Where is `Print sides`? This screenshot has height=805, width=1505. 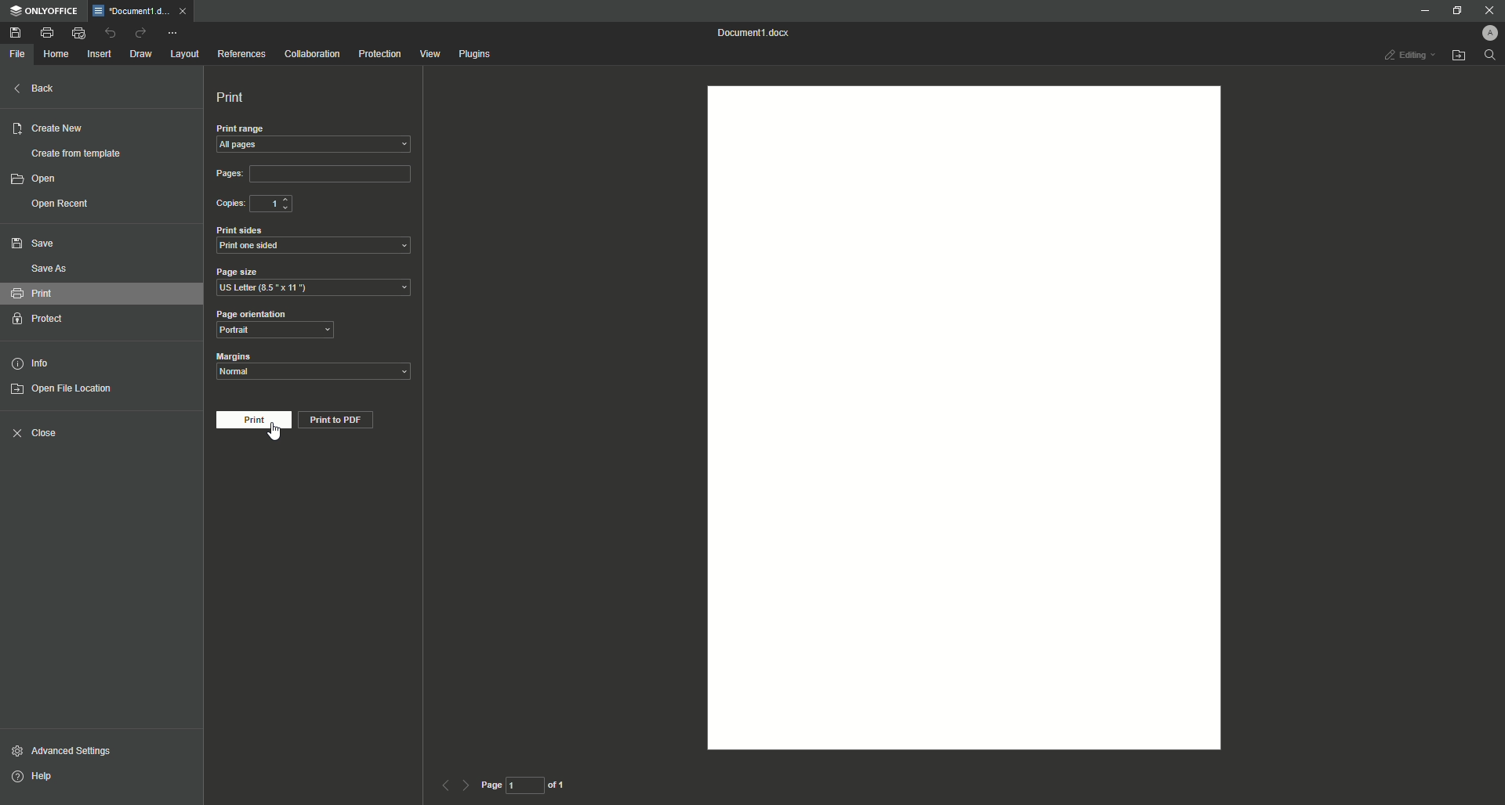 Print sides is located at coordinates (240, 231).